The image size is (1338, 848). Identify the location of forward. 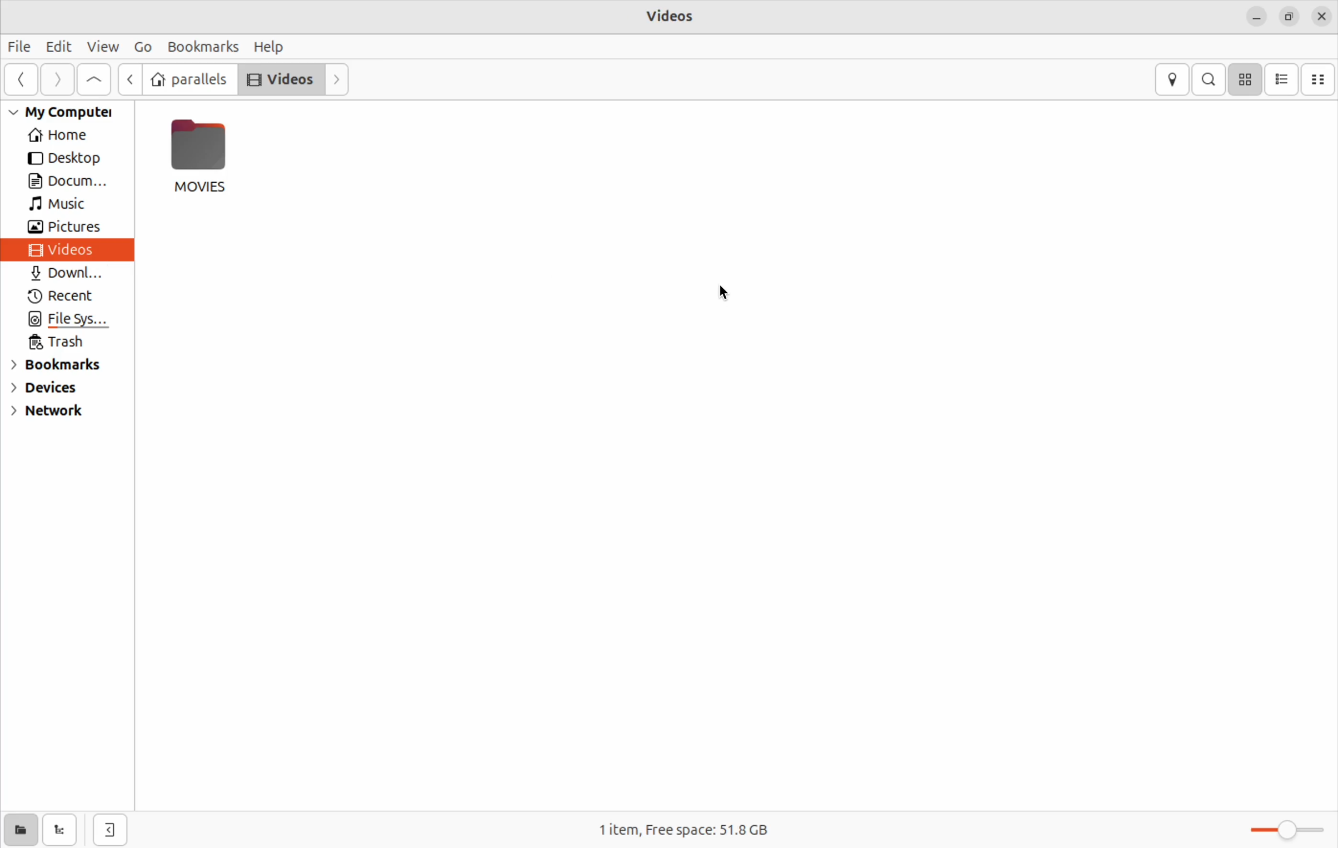
(58, 81).